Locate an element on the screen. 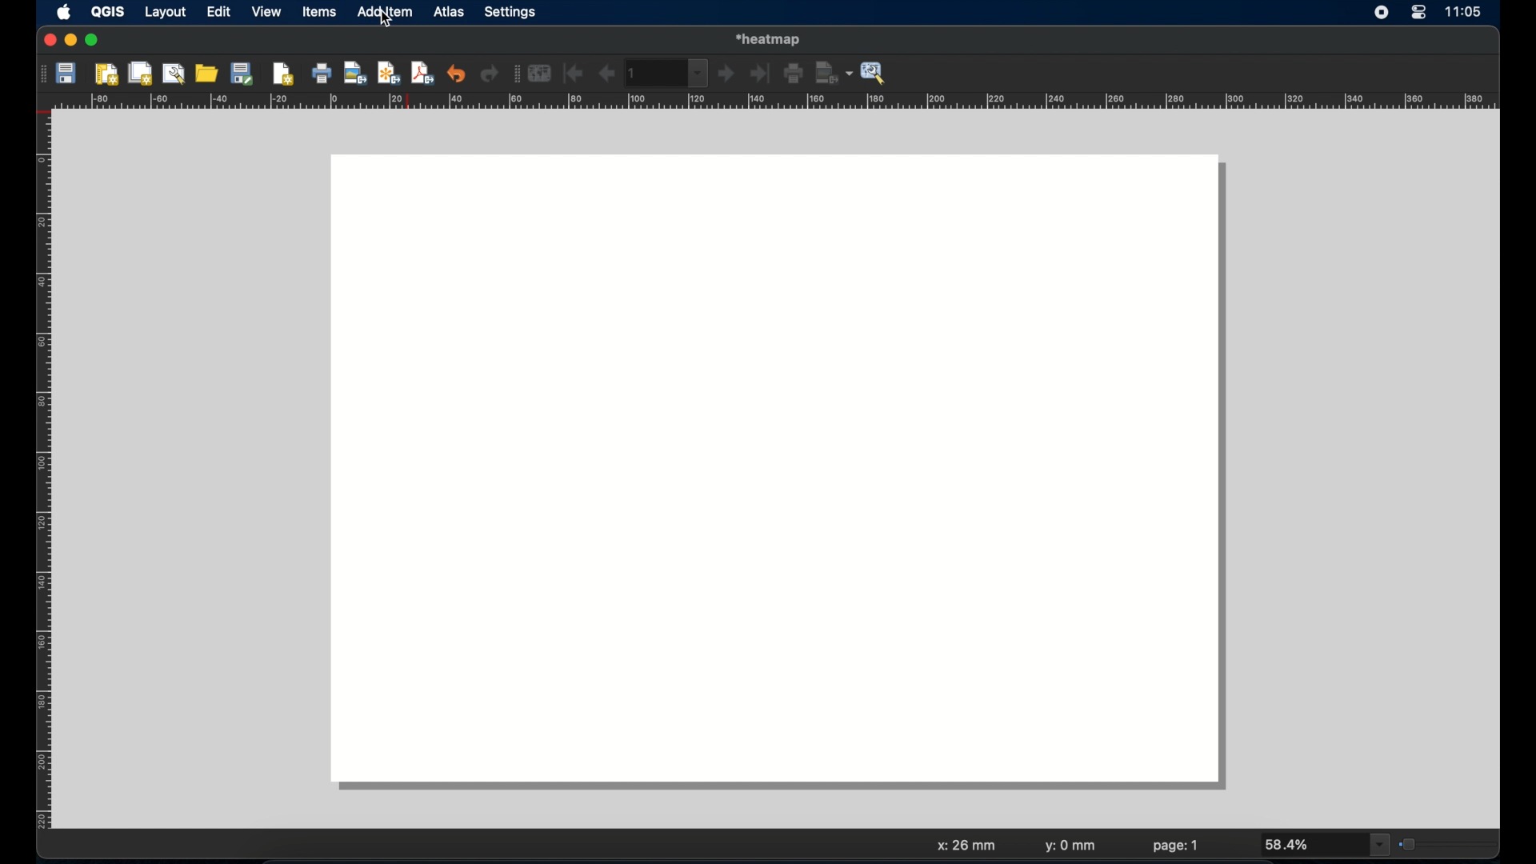 The height and width of the screenshot is (864, 1536). x: 26mm is located at coordinates (964, 846).